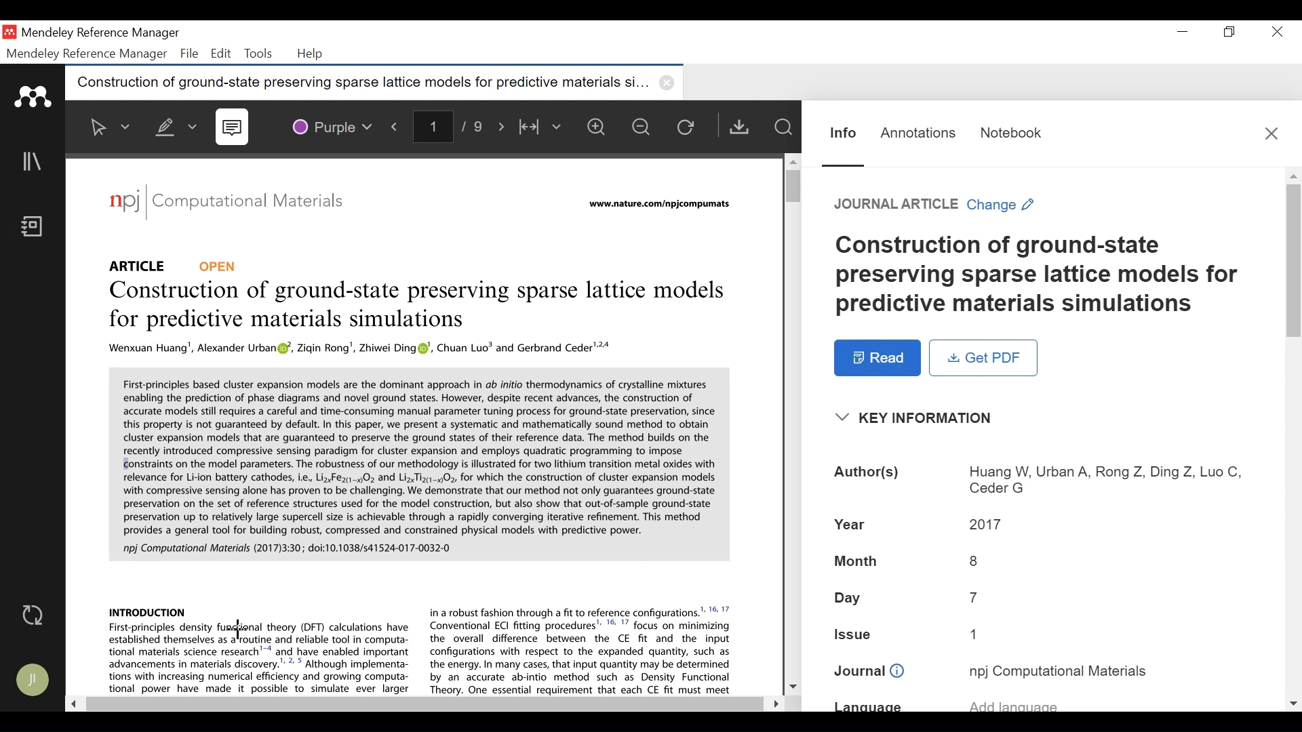 This screenshot has height=732, width=1302. I want to click on Mendeley Reference Manager, so click(87, 54).